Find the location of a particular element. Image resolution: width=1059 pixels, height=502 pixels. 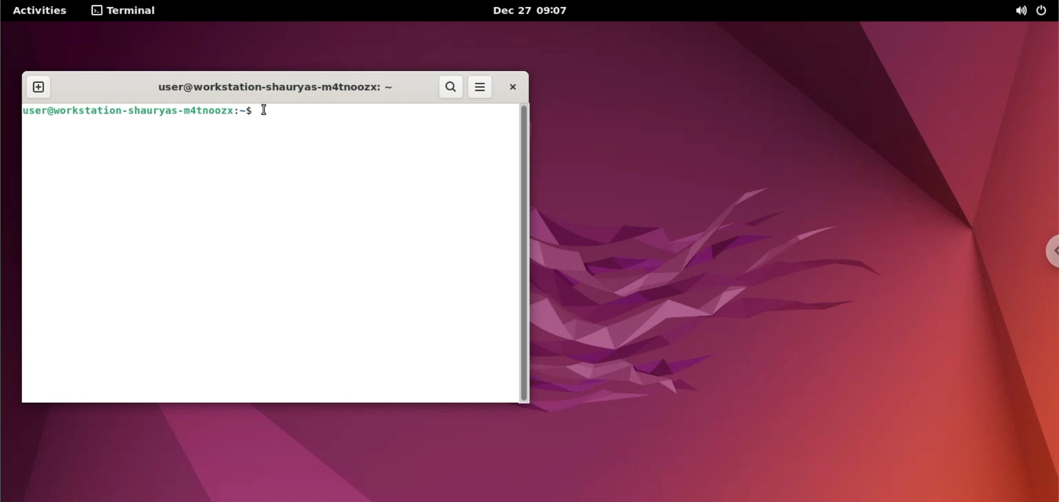

chrome options is located at coordinates (1049, 254).